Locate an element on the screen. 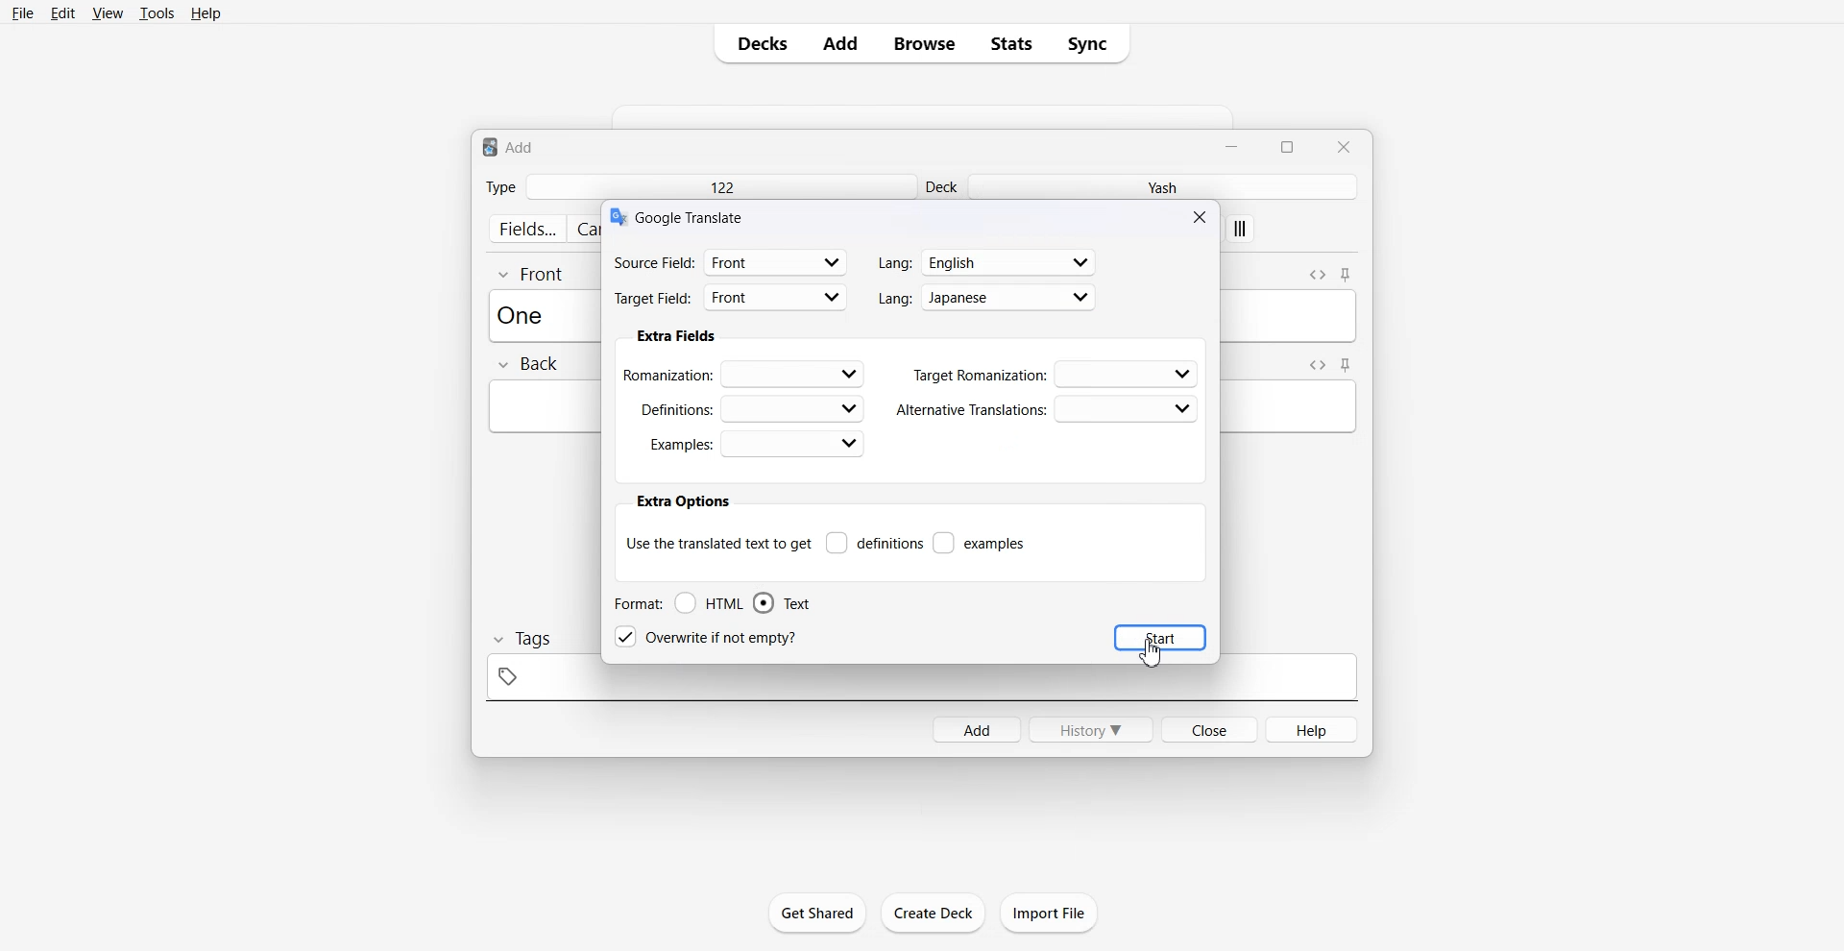 This screenshot has height=951, width=1844. Language is located at coordinates (987, 296).